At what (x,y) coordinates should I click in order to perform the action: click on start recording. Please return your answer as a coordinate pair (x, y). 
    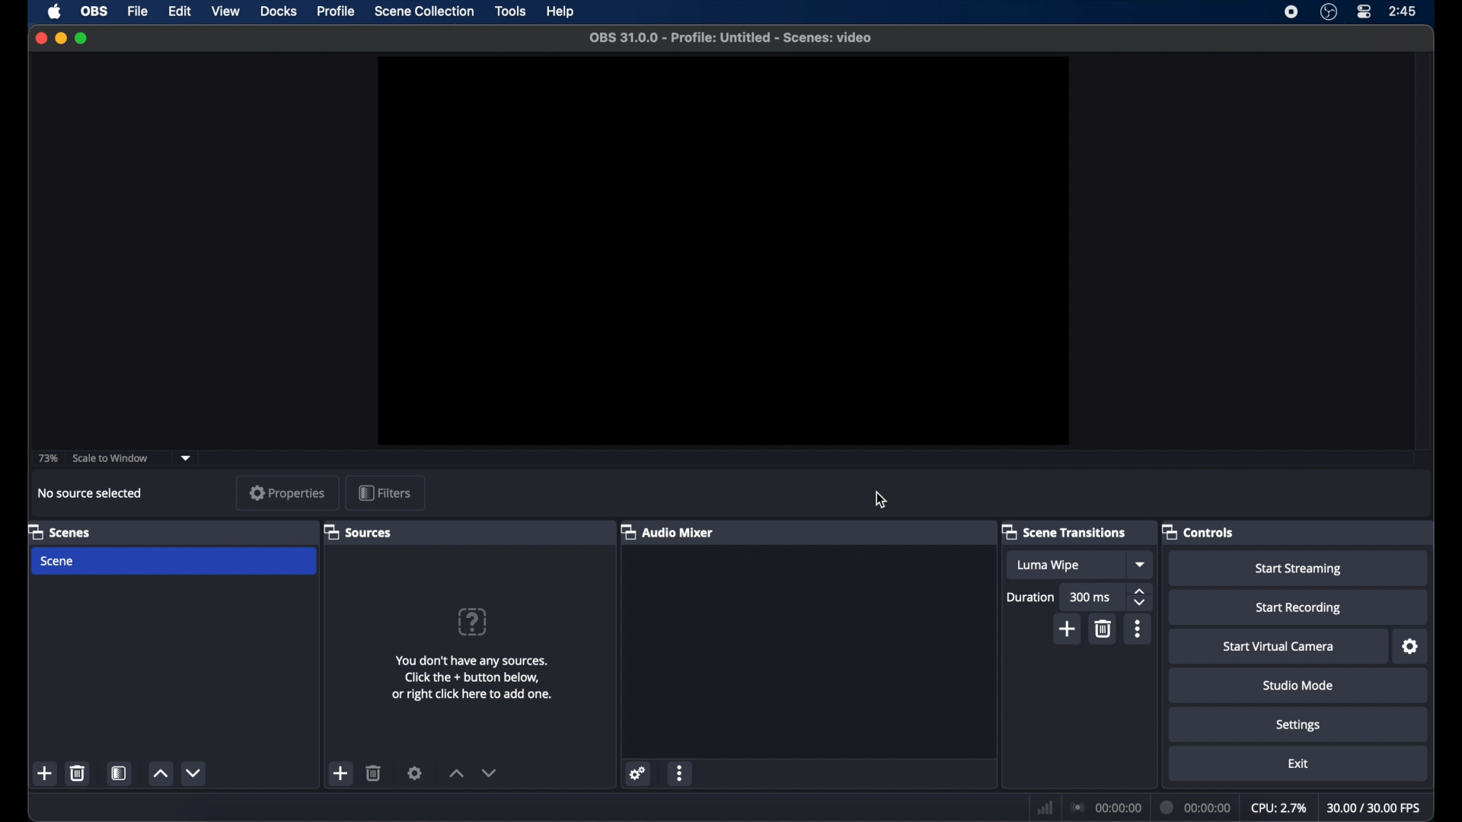
    Looking at the image, I should click on (1301, 607).